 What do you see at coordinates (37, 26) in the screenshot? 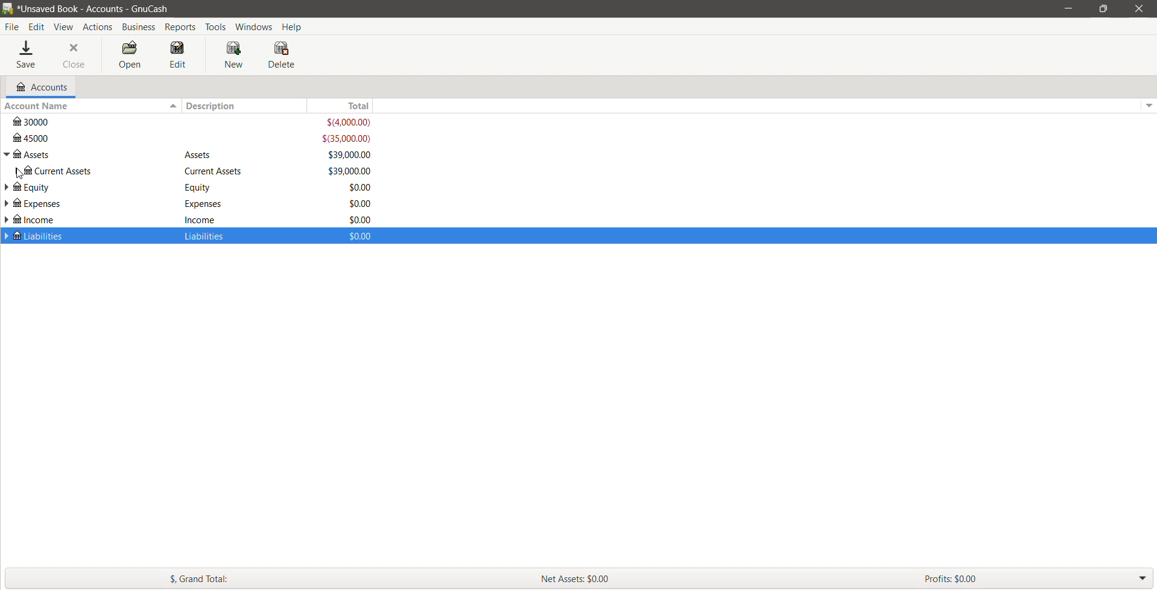
I see `Edit` at bounding box center [37, 26].